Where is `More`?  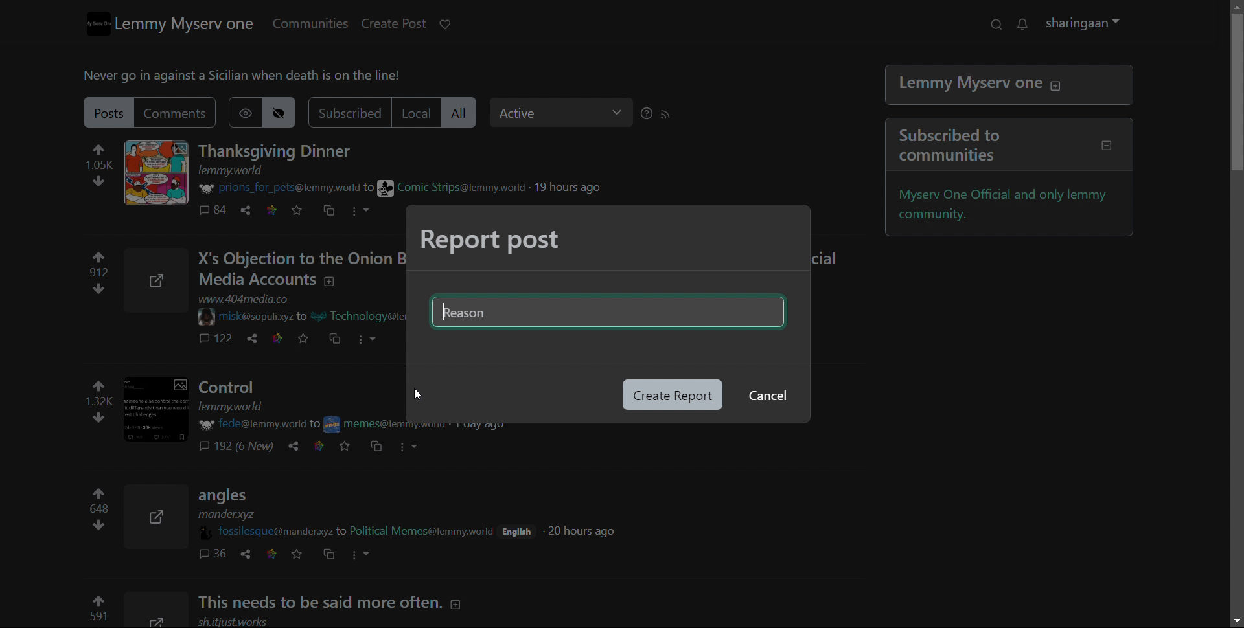 More is located at coordinates (418, 449).